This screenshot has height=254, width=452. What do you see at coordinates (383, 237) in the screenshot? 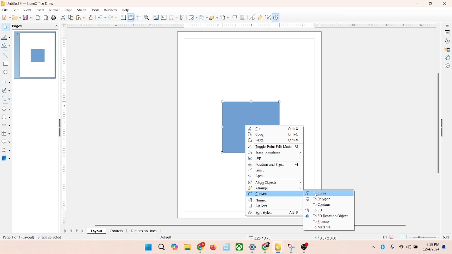
I see `scaling factor` at bounding box center [383, 237].